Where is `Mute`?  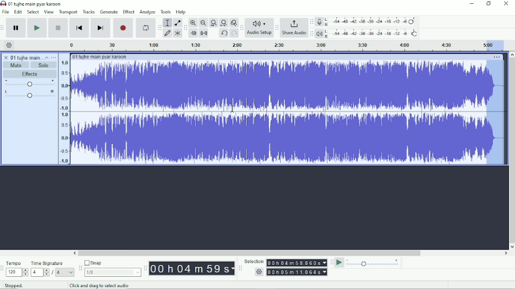
Mute is located at coordinates (16, 65).